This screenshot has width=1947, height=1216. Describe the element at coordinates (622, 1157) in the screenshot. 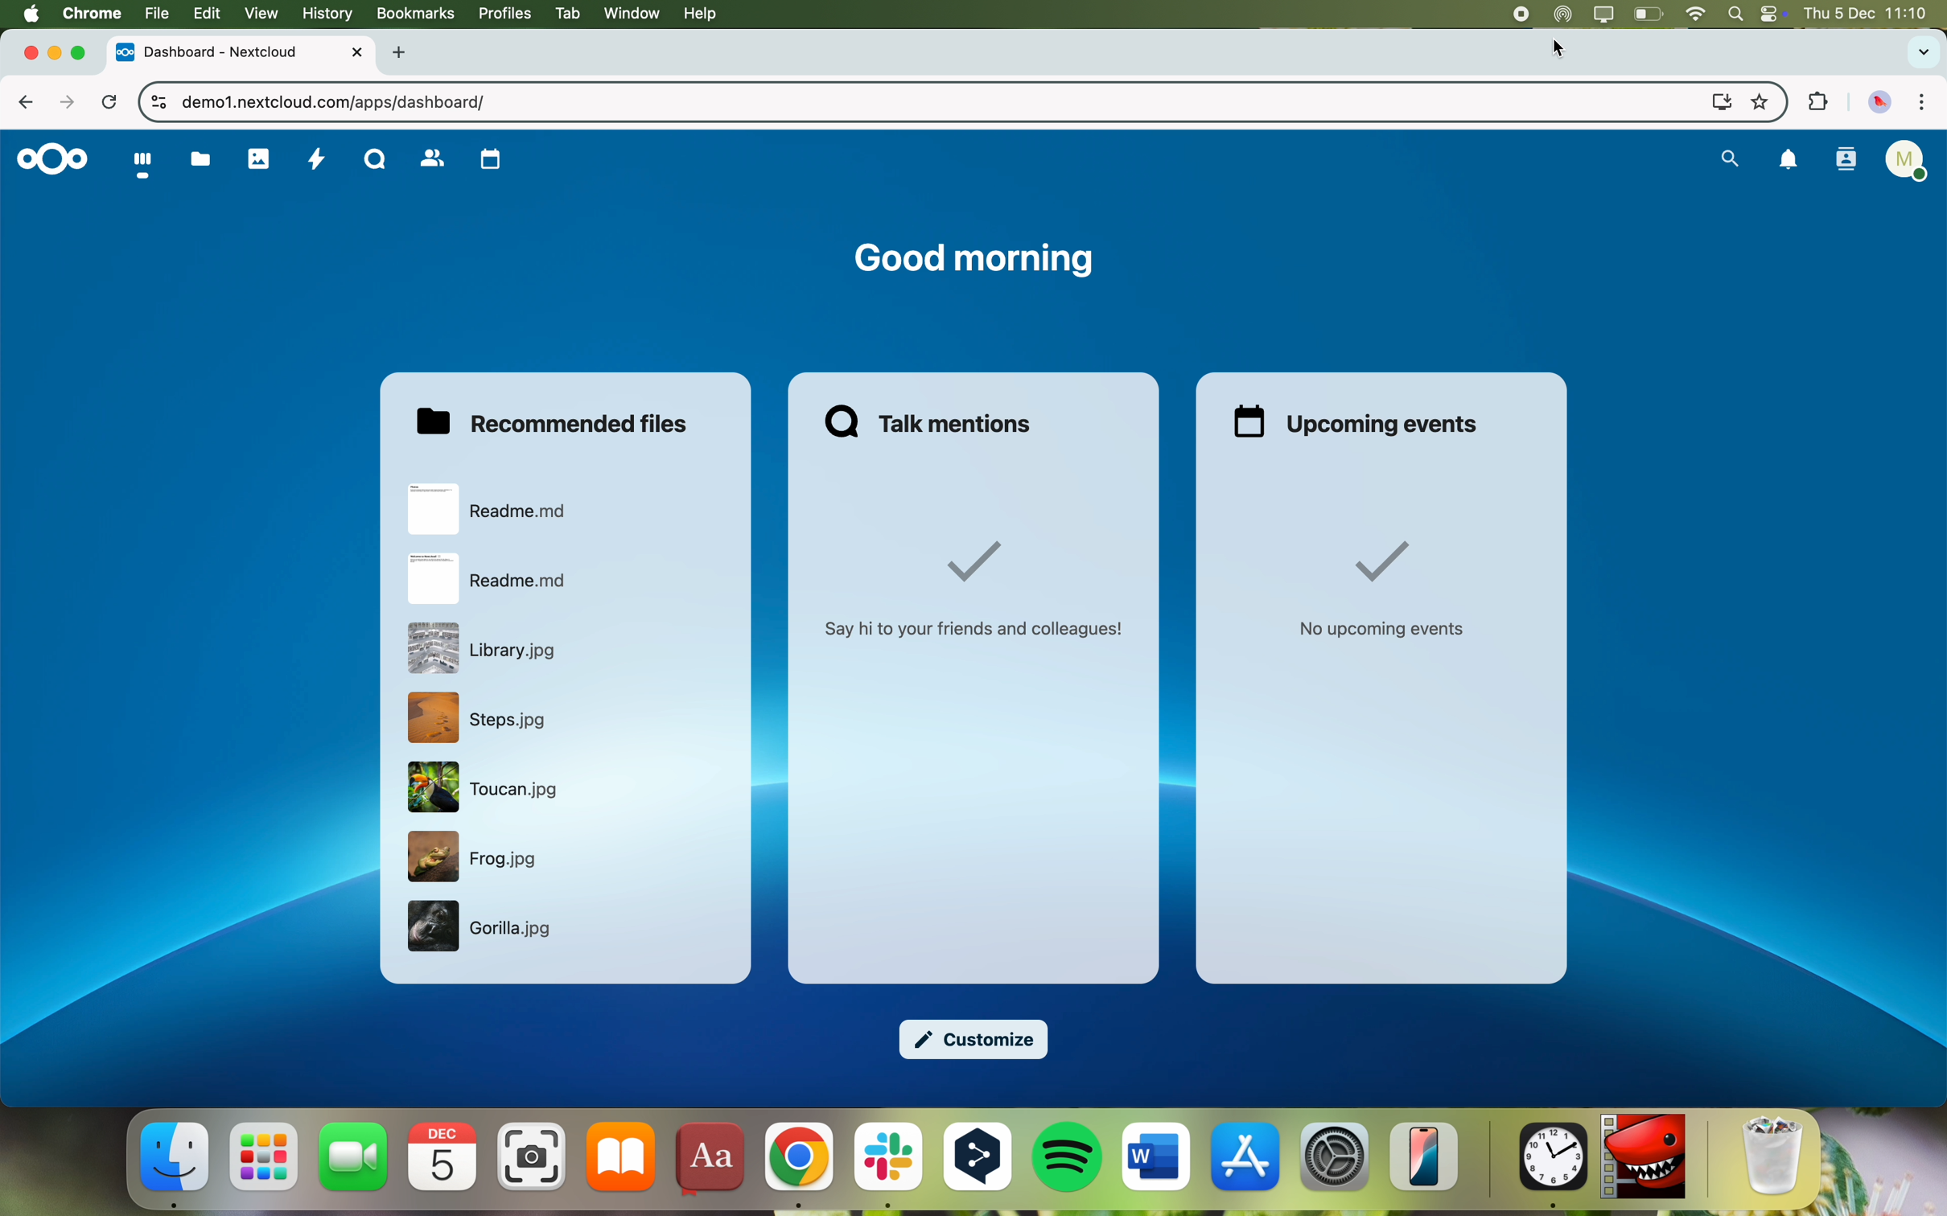

I see `iBooks` at that location.